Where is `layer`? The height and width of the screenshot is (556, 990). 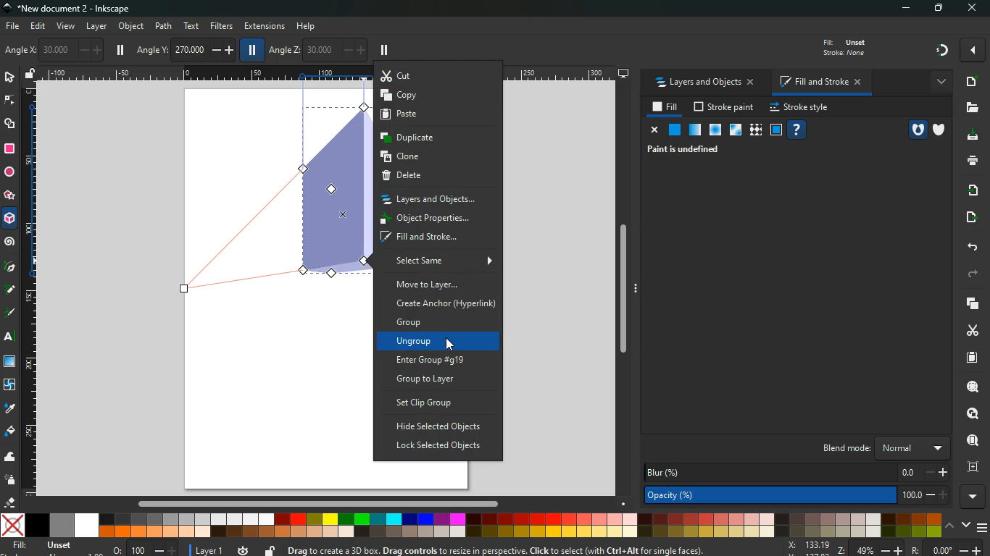
layer is located at coordinates (97, 27).